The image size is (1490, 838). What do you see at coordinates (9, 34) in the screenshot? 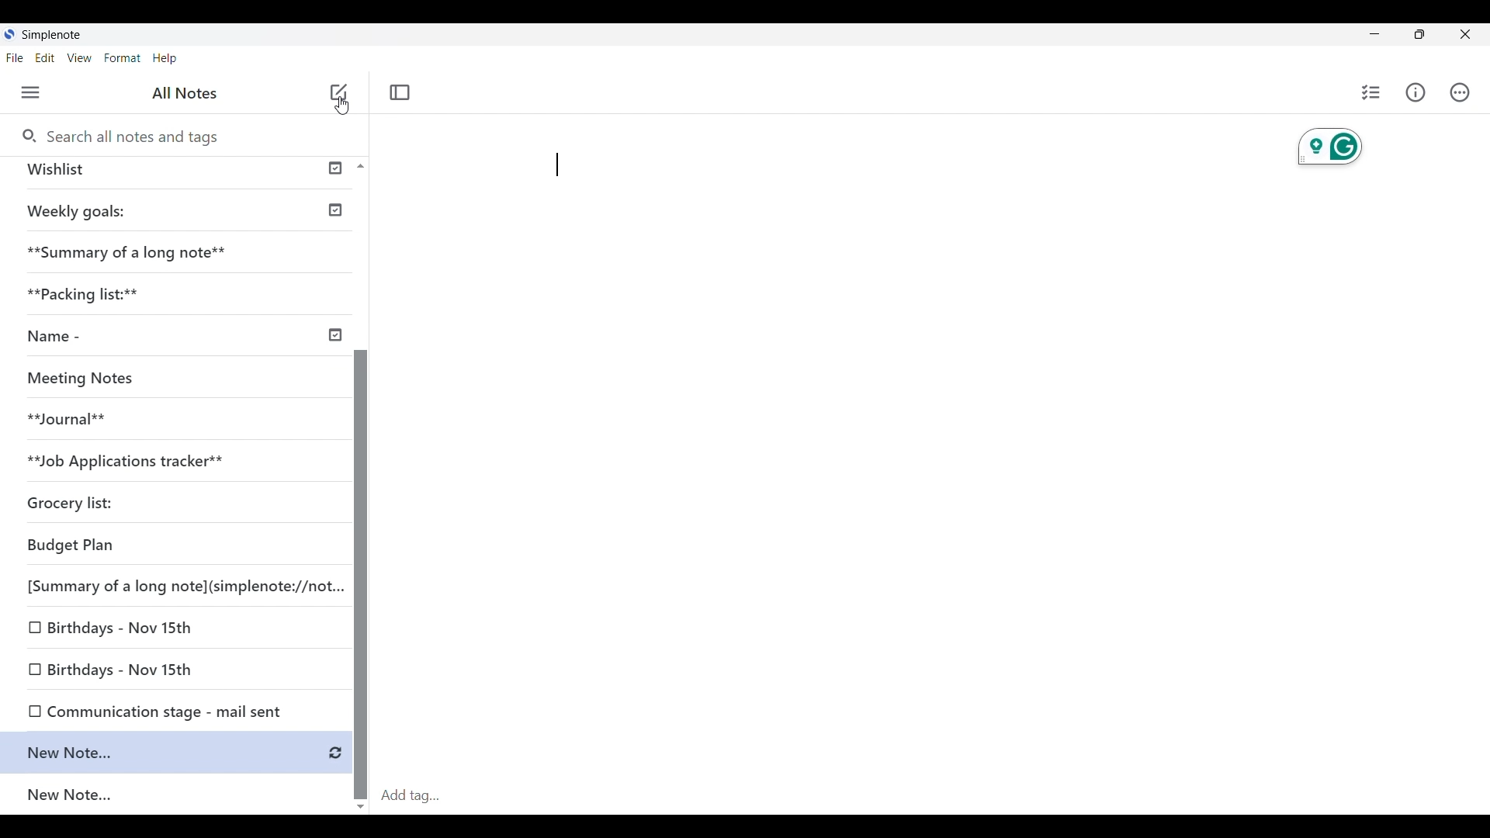
I see `Software logo` at bounding box center [9, 34].